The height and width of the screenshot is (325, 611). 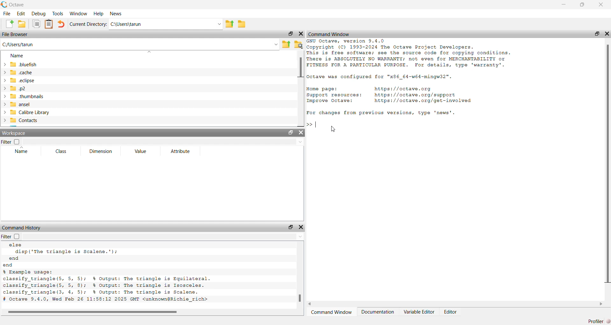 What do you see at coordinates (595, 33) in the screenshot?
I see `unlock widget` at bounding box center [595, 33].